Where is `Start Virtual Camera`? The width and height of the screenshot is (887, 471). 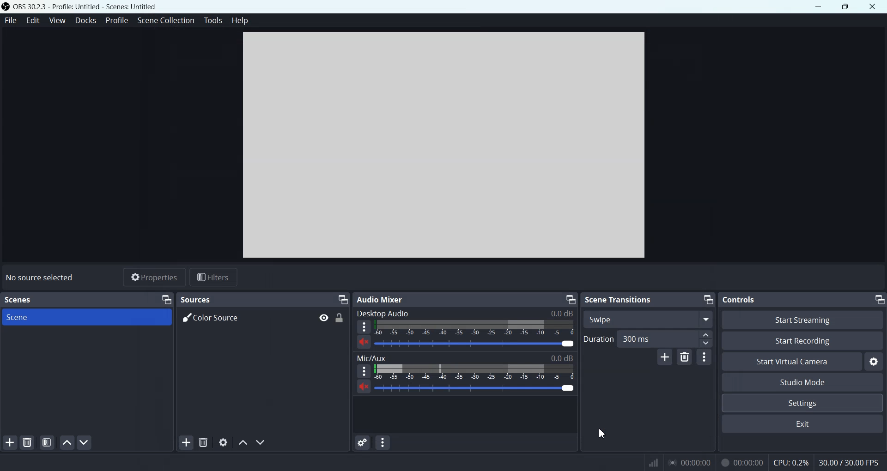
Start Virtual Camera is located at coordinates (791, 361).